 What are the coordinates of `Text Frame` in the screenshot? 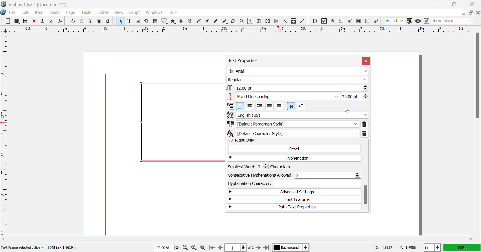 It's located at (130, 22).